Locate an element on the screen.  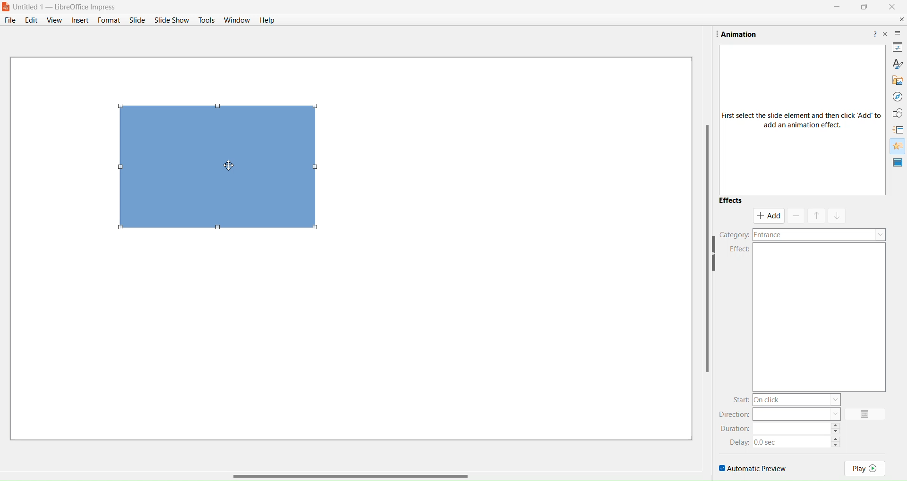
effect elements is located at coordinates (823, 318).